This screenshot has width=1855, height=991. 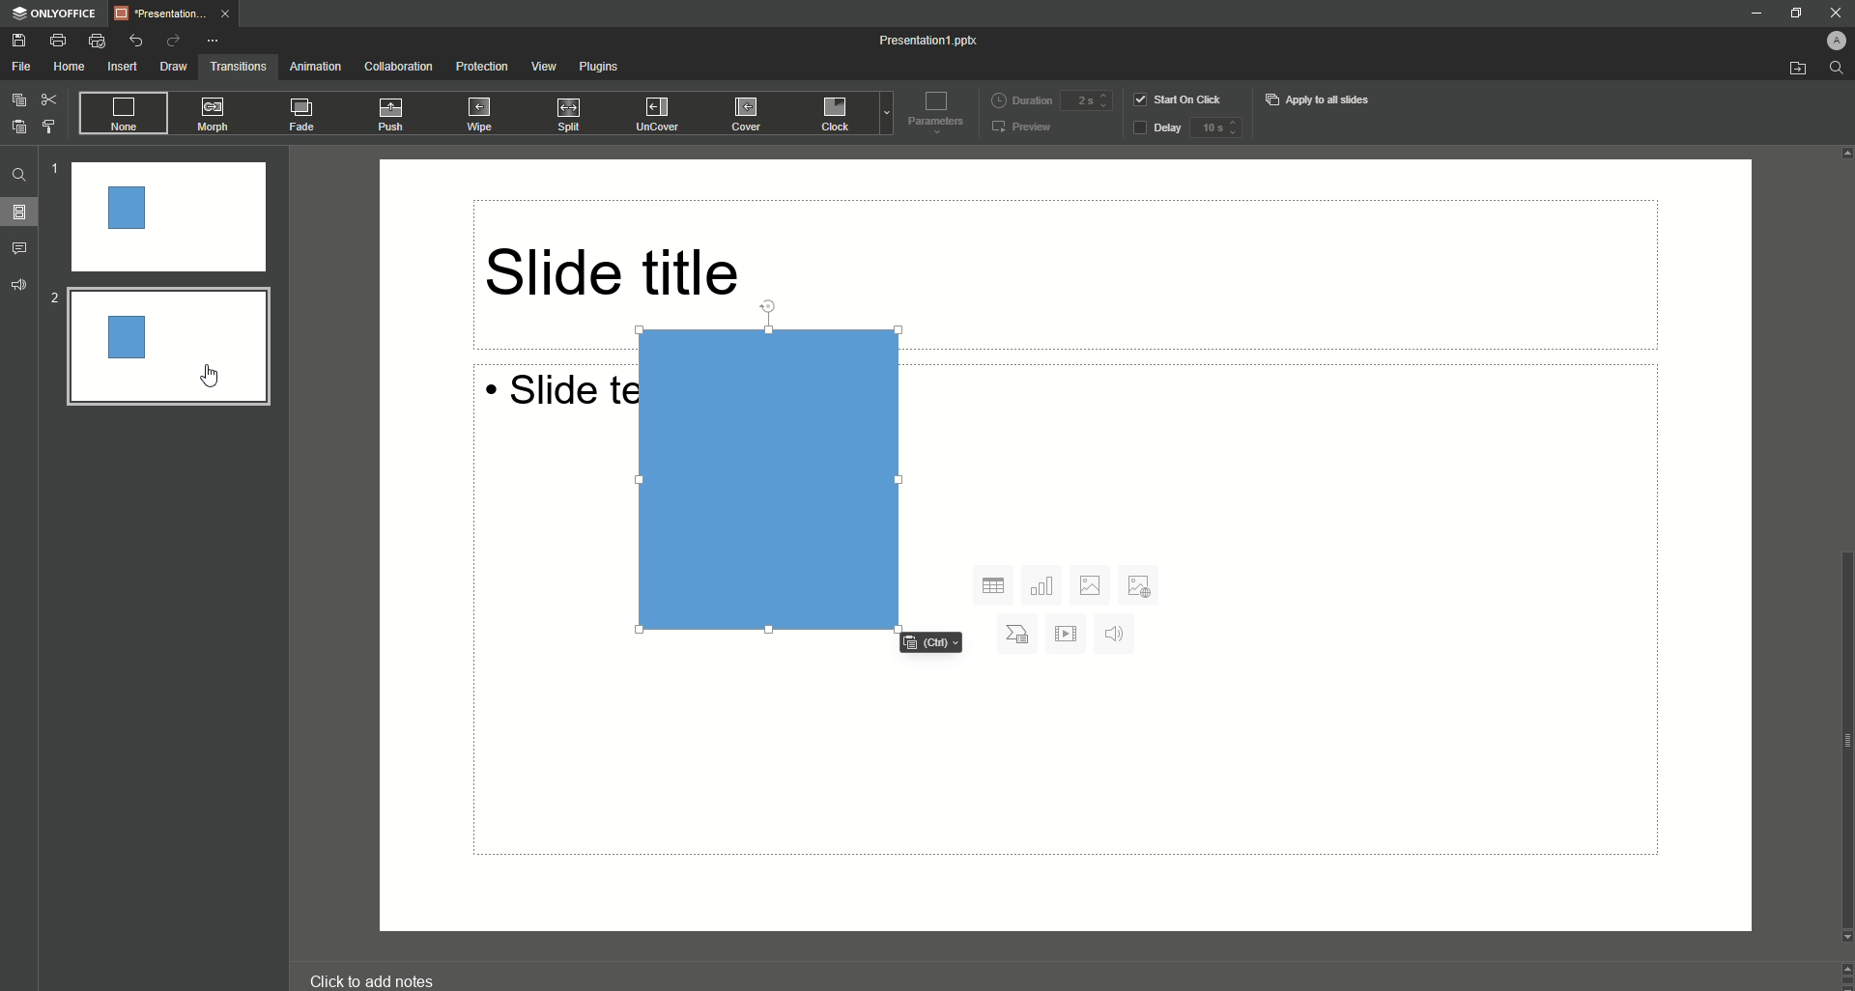 What do you see at coordinates (175, 41) in the screenshot?
I see `Redo` at bounding box center [175, 41].